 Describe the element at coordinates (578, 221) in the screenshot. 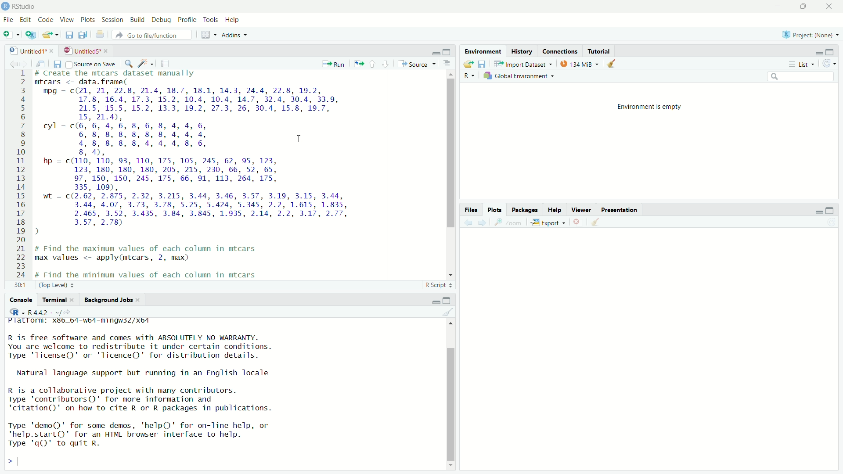

I see `close` at that location.